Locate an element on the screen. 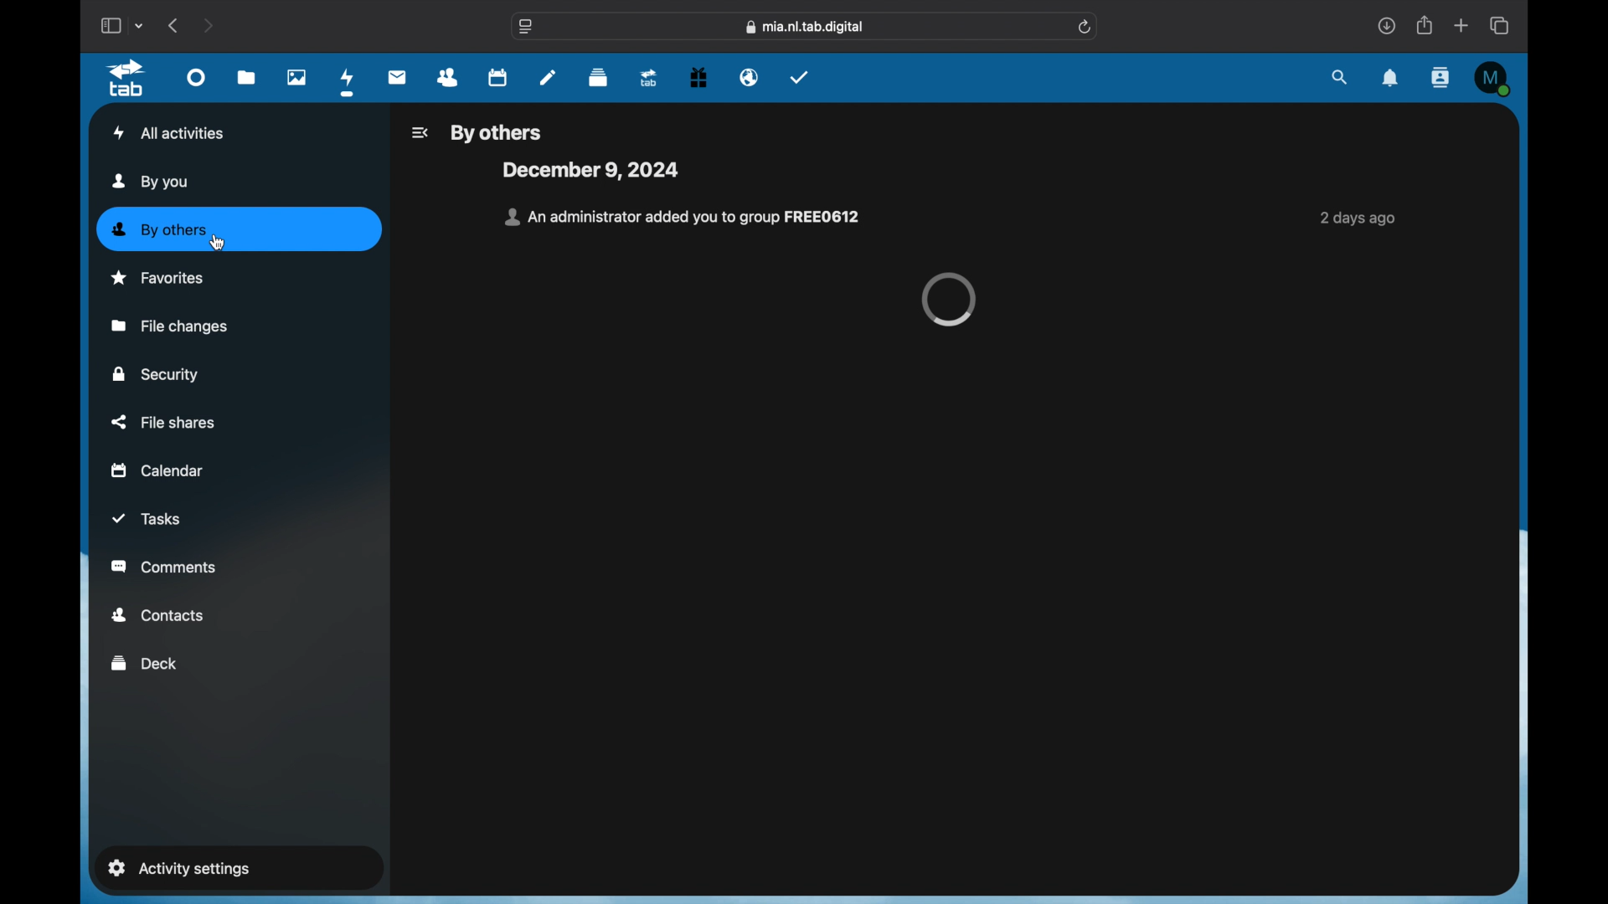  deck is located at coordinates (599, 78).